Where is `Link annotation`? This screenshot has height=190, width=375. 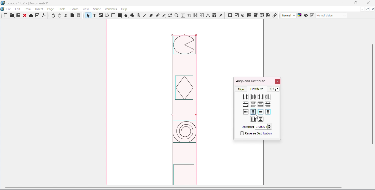 Link annotation is located at coordinates (275, 15).